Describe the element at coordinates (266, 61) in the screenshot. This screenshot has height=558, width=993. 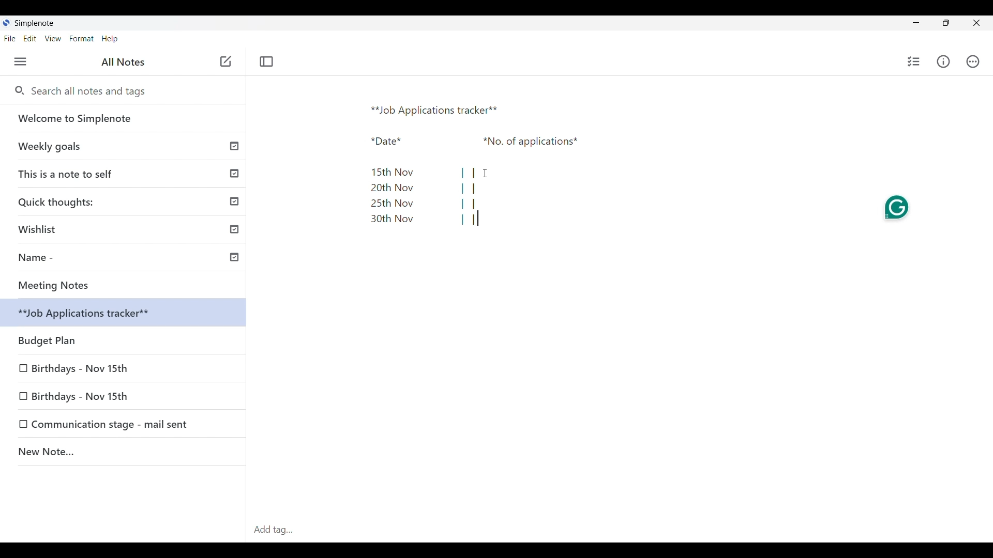
I see `Toggle focus mode` at that location.